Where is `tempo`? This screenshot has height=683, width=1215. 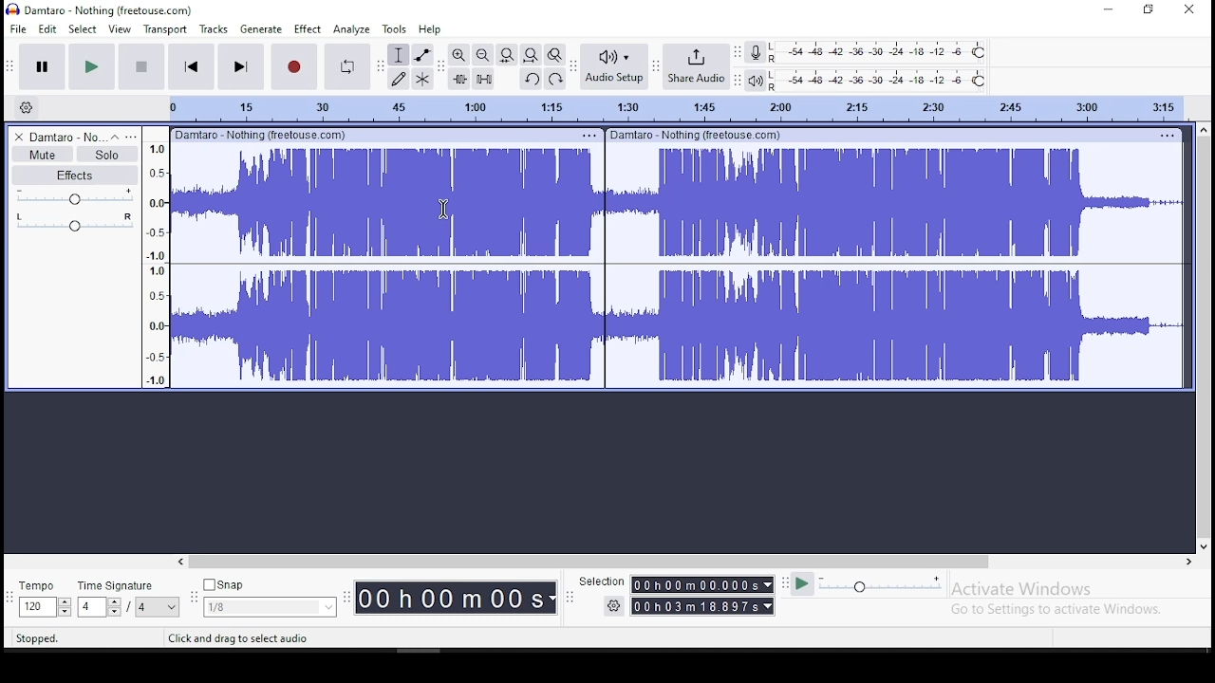
tempo is located at coordinates (37, 585).